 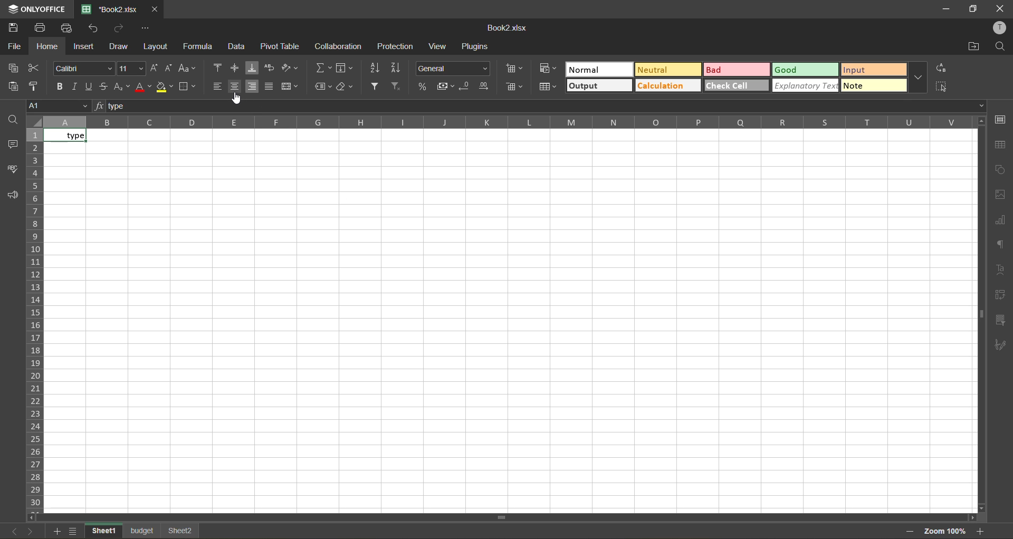 I want to click on view, so click(x=437, y=47).